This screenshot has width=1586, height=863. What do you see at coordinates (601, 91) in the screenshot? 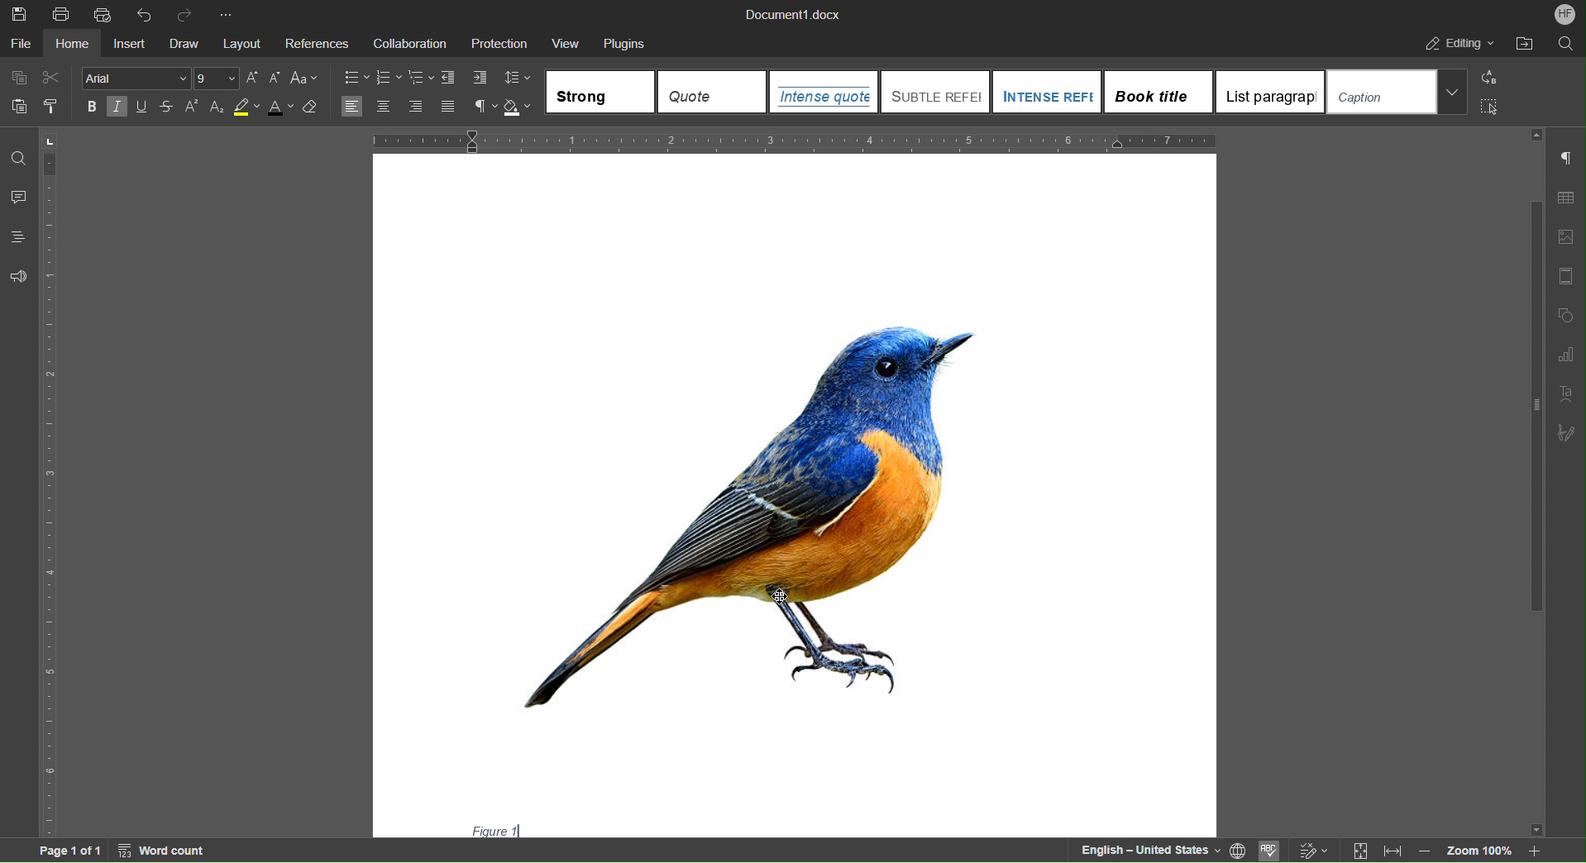
I see `Normal` at bounding box center [601, 91].